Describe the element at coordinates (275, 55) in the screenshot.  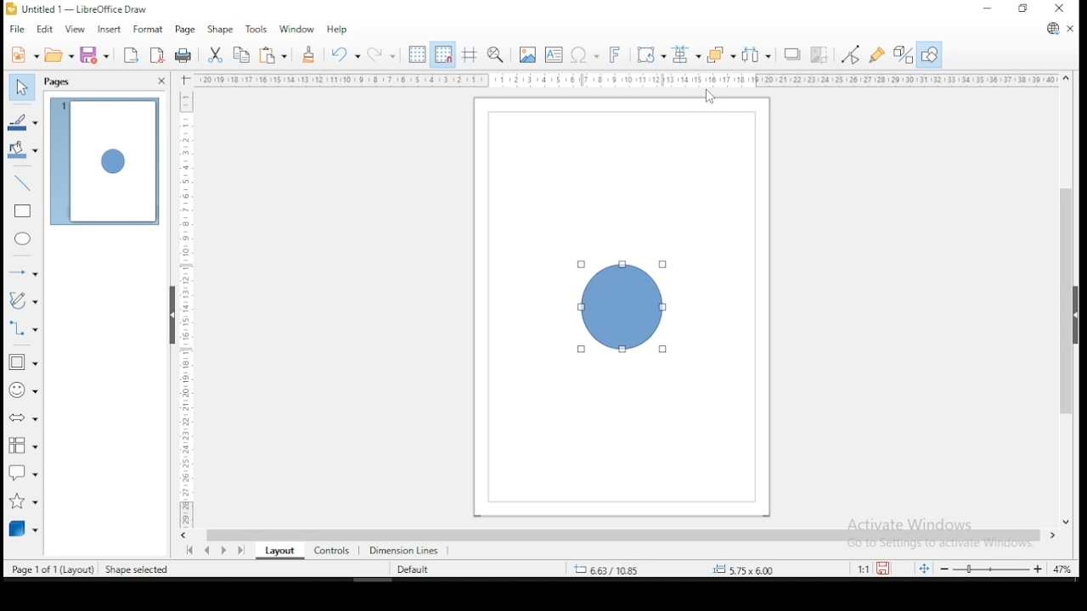
I see `paste` at that location.